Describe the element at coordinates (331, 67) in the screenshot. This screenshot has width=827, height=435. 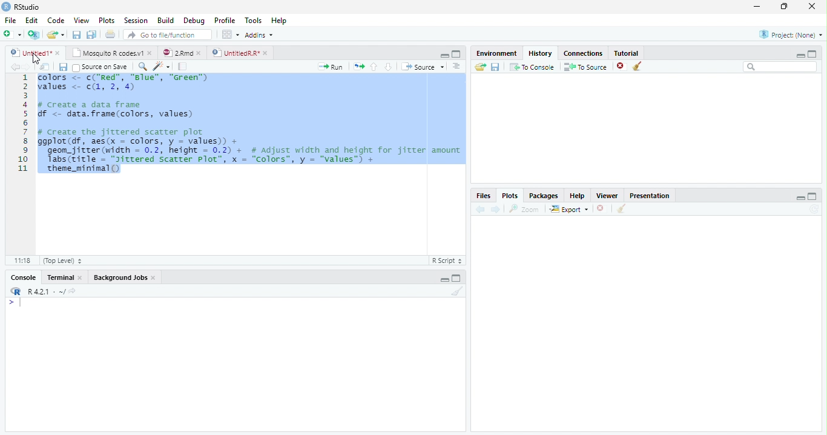
I see `Run` at that location.